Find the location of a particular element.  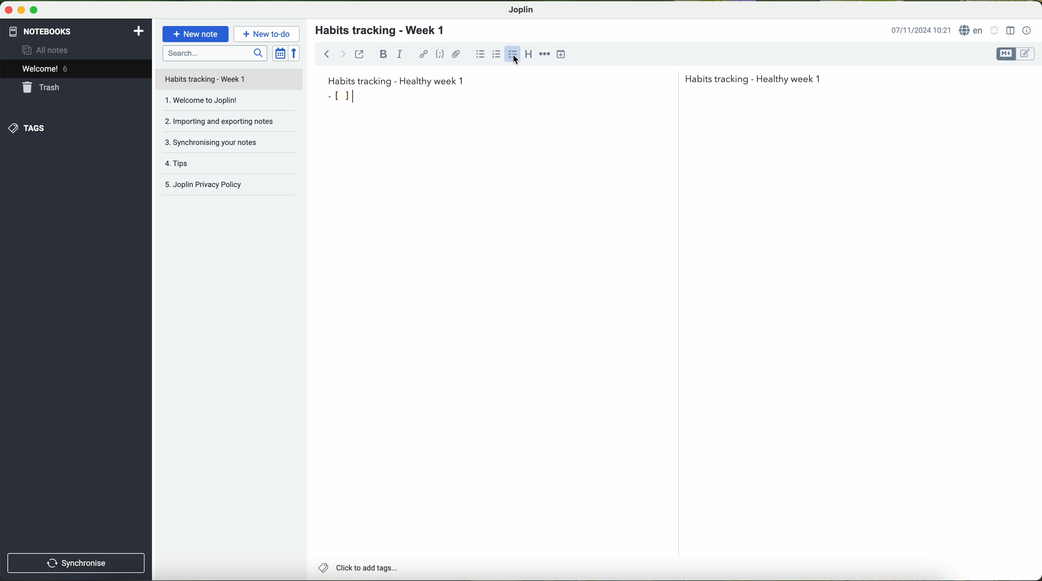

bullet point is located at coordinates (341, 97).